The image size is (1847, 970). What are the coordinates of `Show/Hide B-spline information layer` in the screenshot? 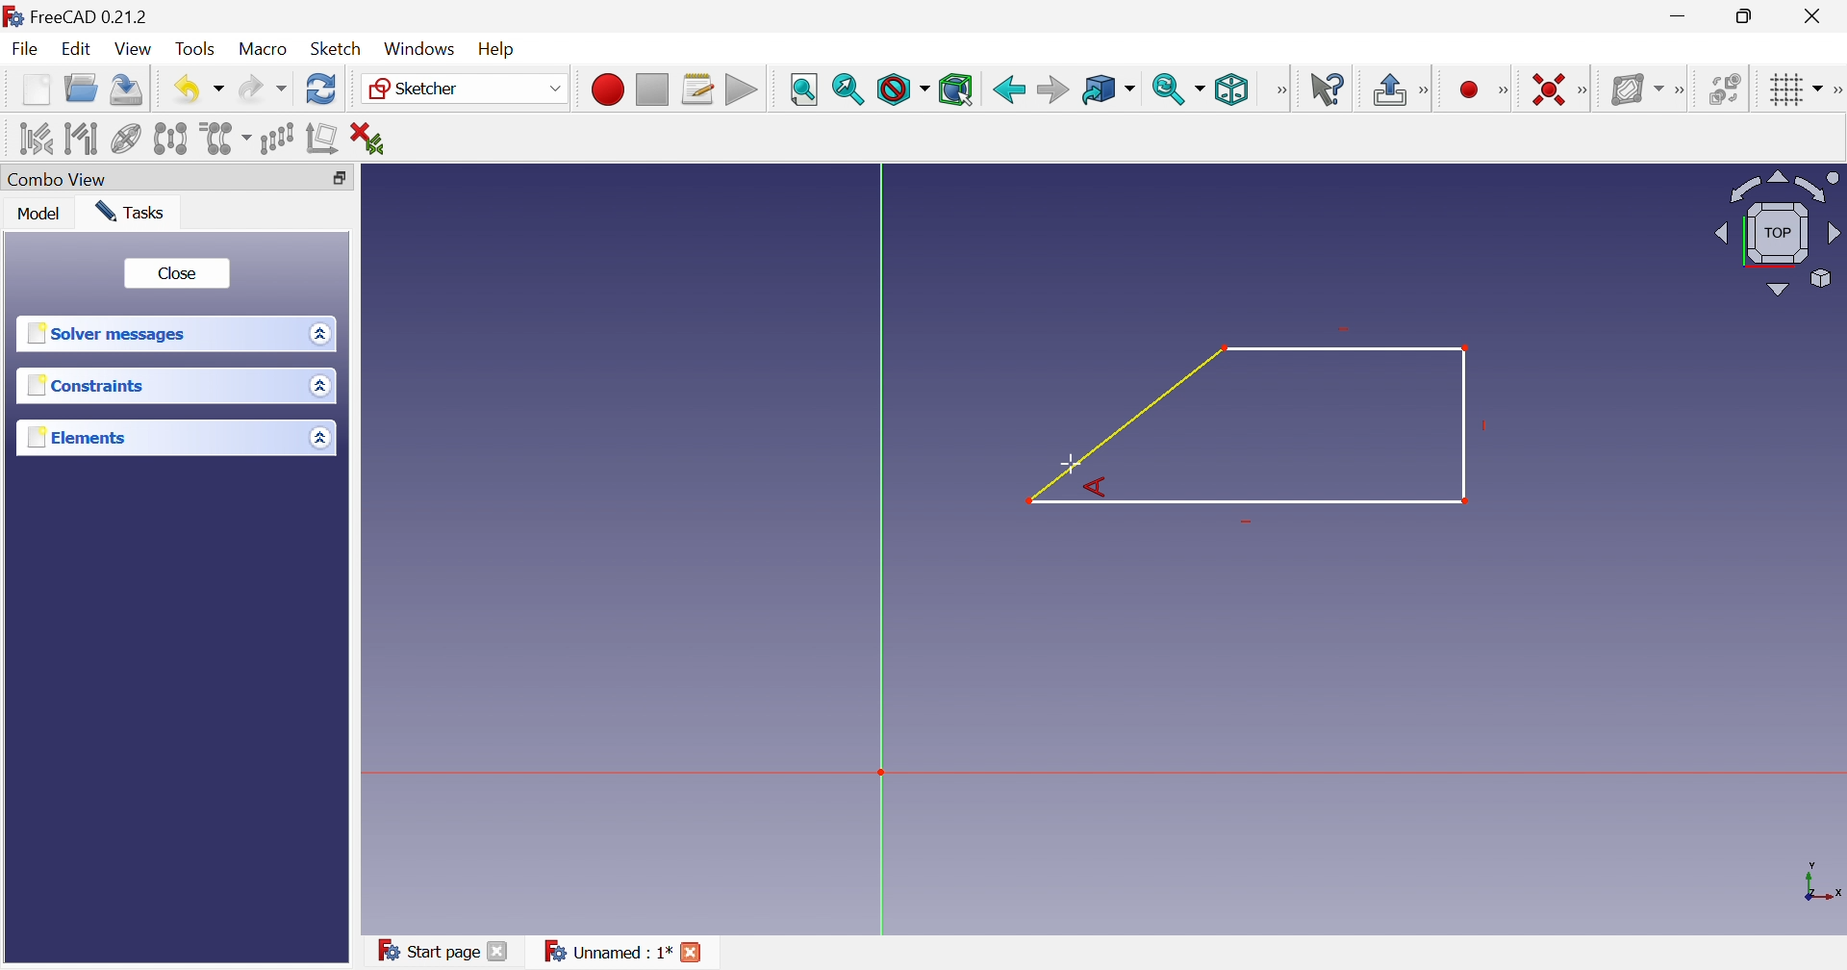 It's located at (1632, 89).